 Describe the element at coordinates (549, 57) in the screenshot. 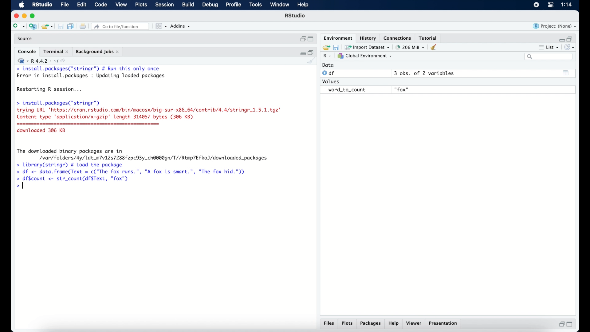

I see `search bar` at that location.